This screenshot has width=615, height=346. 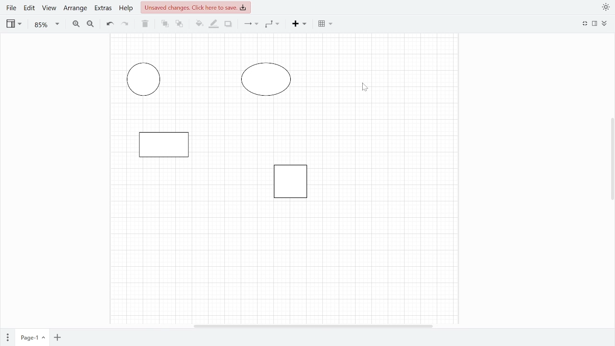 What do you see at coordinates (326, 24) in the screenshot?
I see `Table` at bounding box center [326, 24].